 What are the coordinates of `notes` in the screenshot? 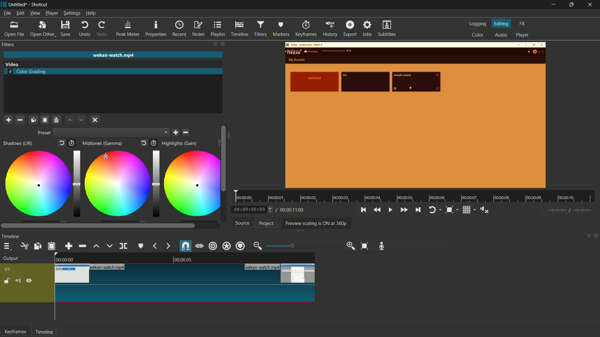 It's located at (199, 29).